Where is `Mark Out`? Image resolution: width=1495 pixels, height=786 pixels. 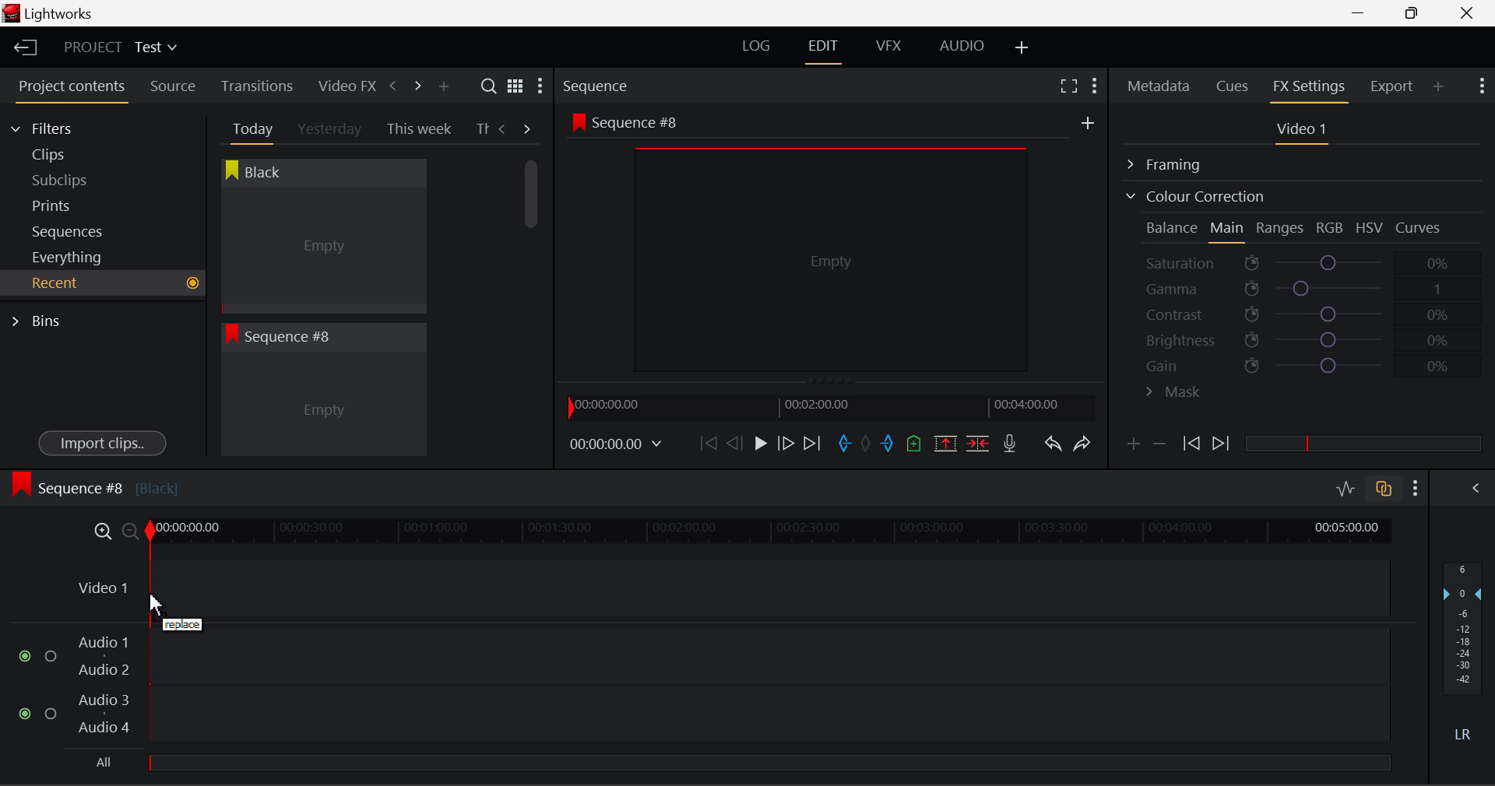 Mark Out is located at coordinates (889, 444).